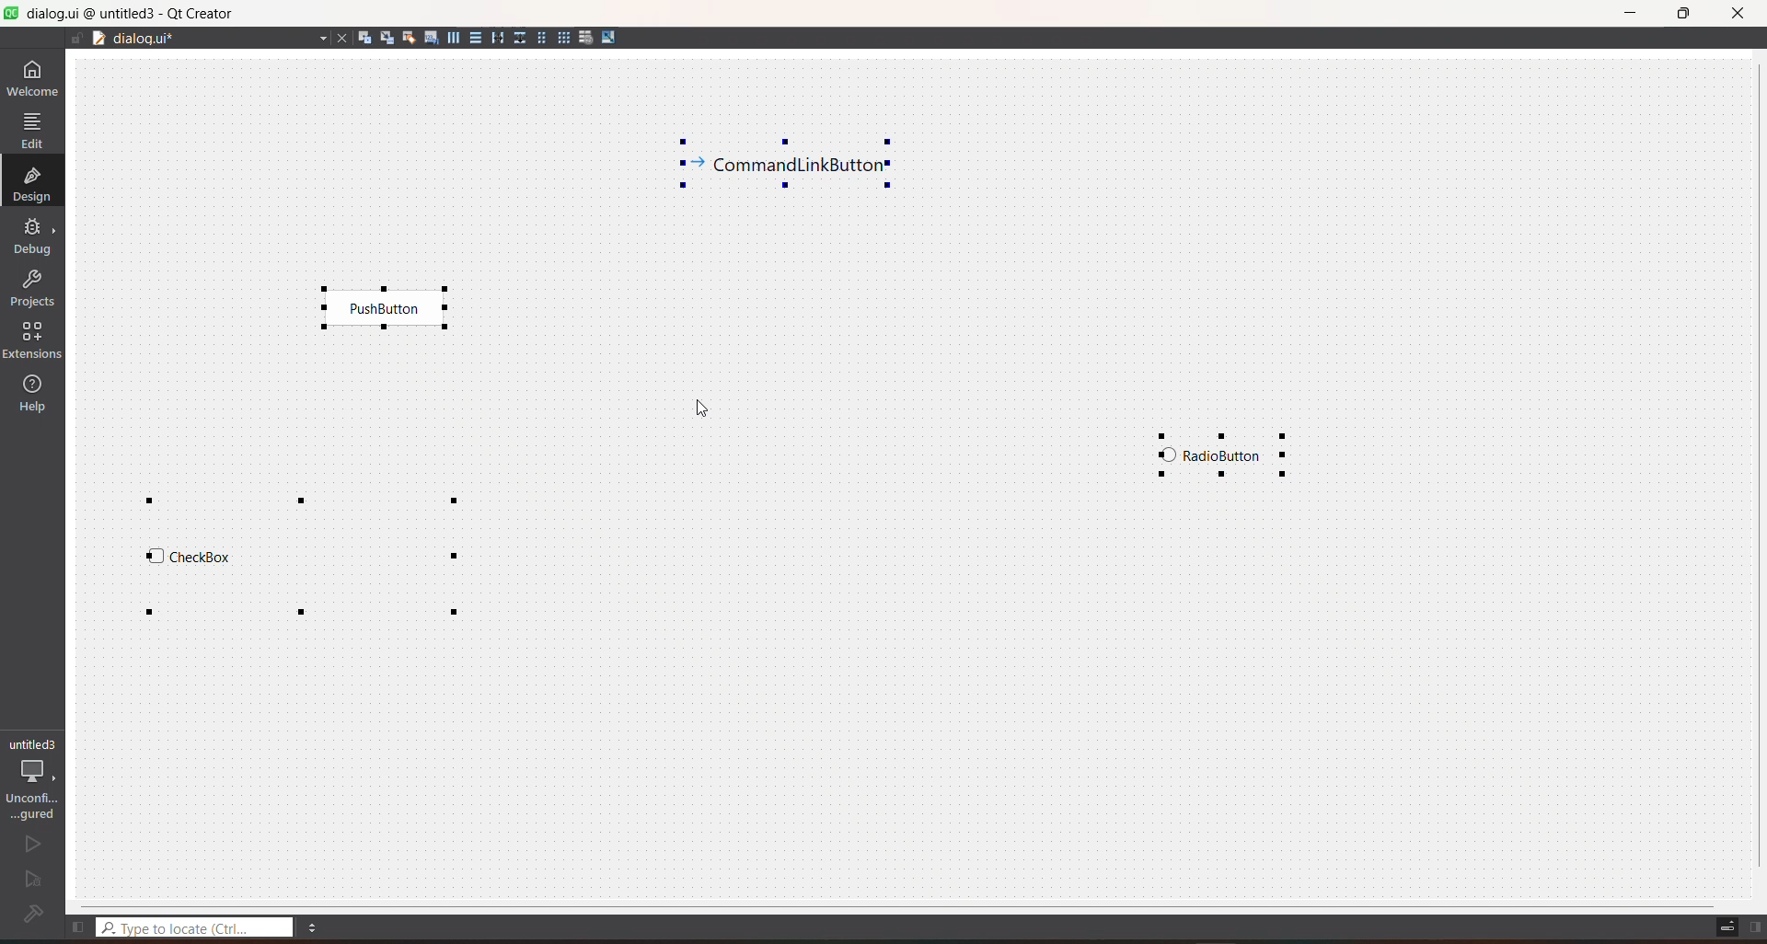 This screenshot has width=1767, height=944. What do you see at coordinates (31, 183) in the screenshot?
I see `design` at bounding box center [31, 183].